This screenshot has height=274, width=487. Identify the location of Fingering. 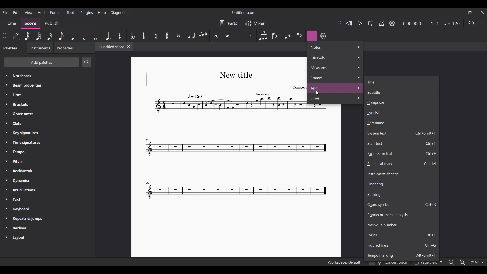
(402, 184).